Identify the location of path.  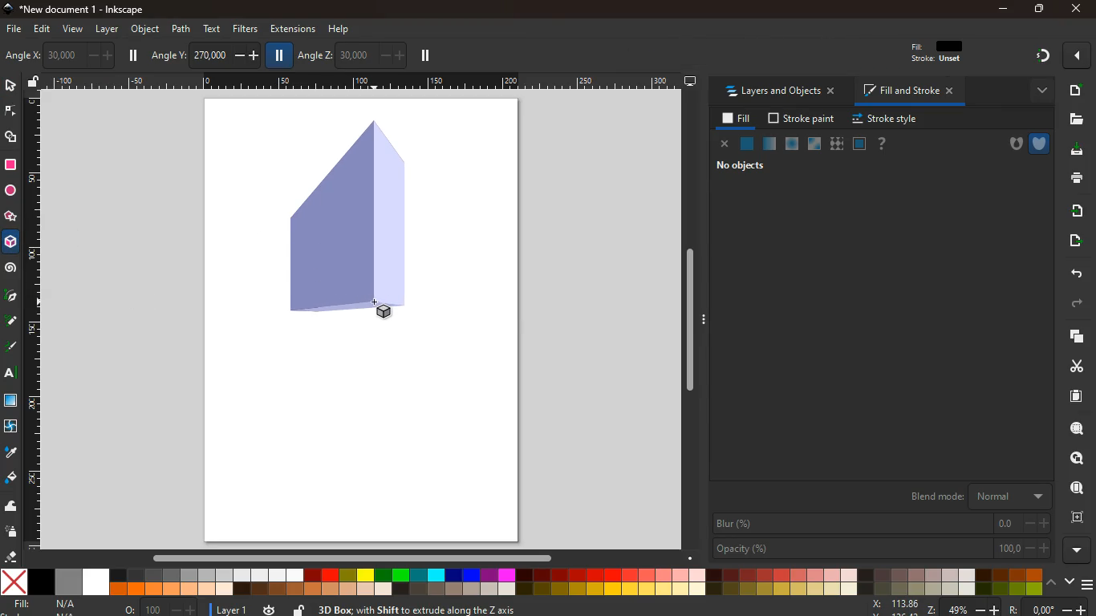
(181, 28).